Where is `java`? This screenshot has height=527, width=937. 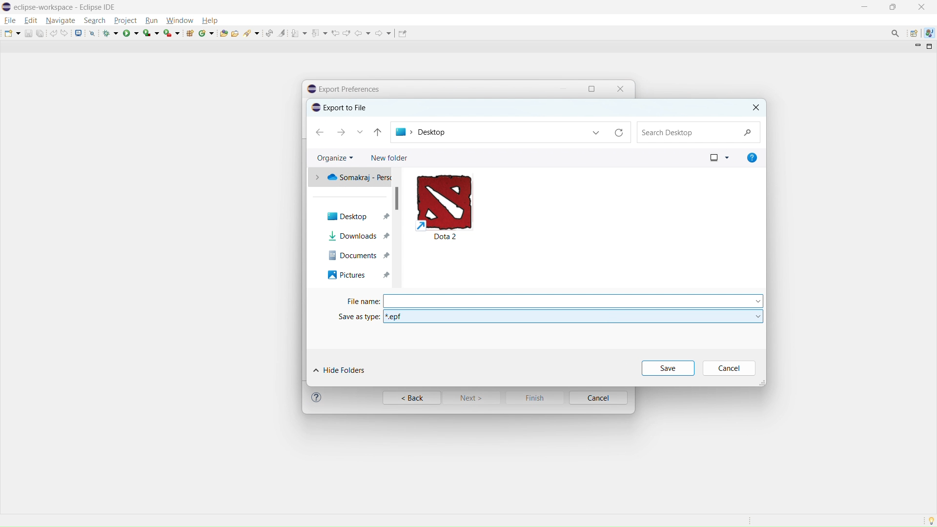 java is located at coordinates (929, 32).